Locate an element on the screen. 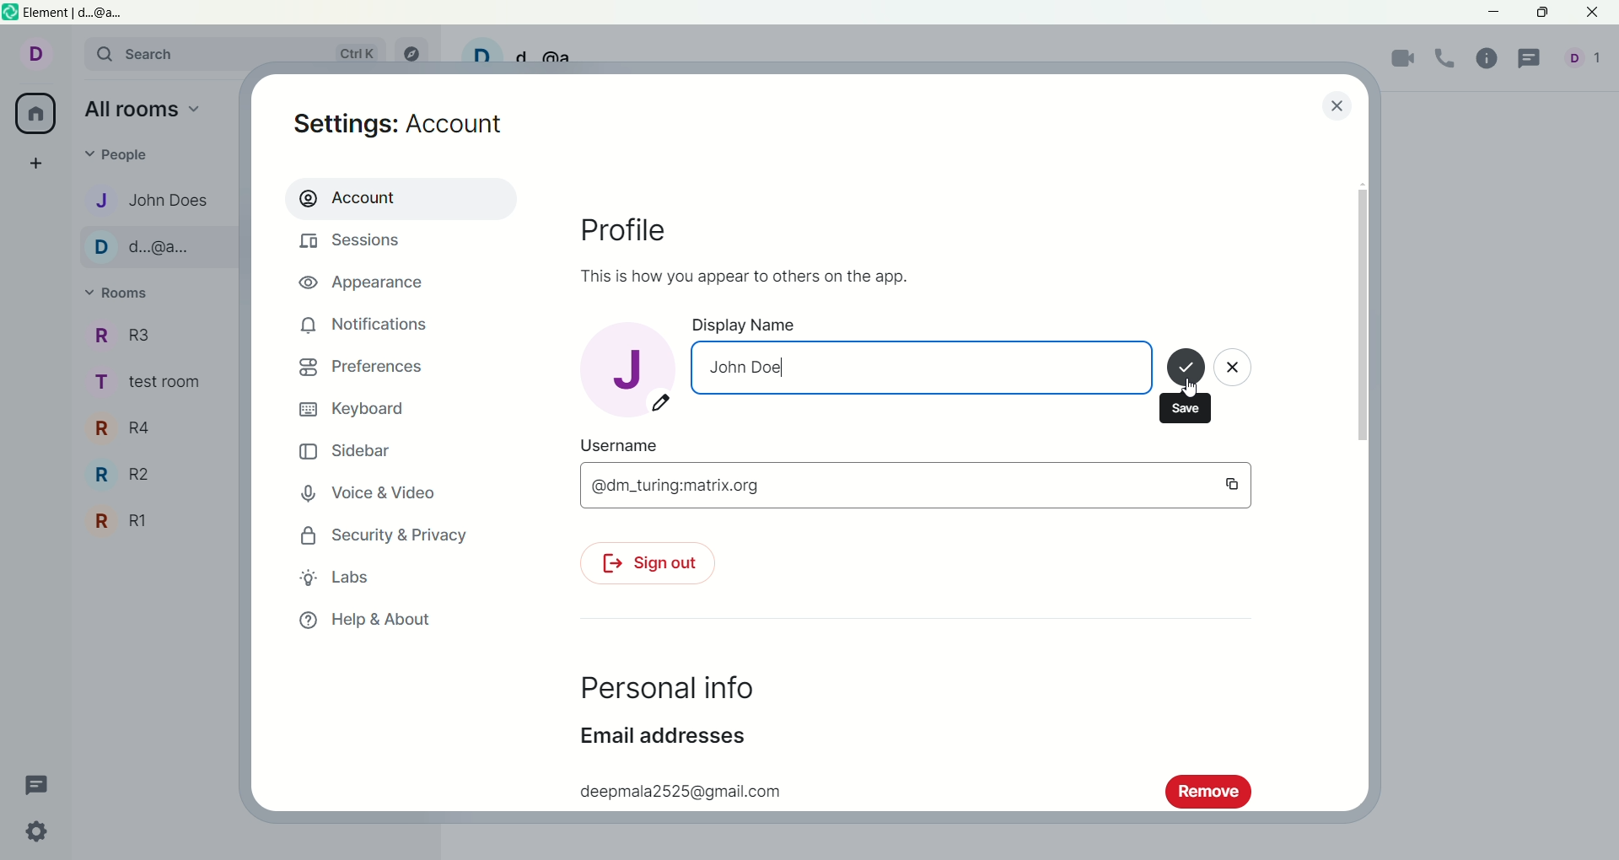 The height and width of the screenshot is (860, 1619). people is located at coordinates (128, 156).